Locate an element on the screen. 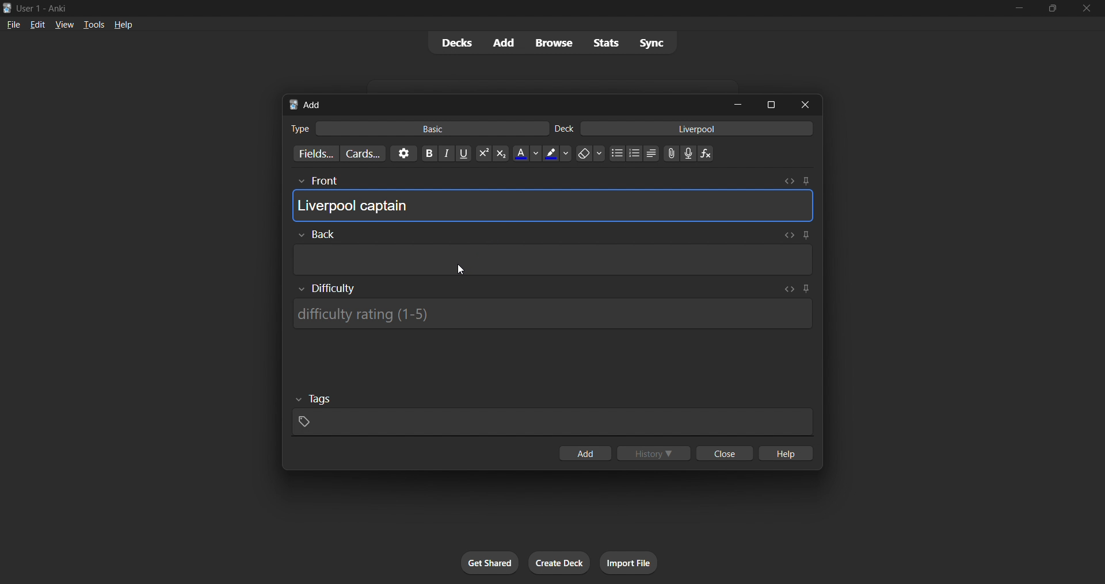 The height and width of the screenshot is (584, 1105). Toggle HTML editor is located at coordinates (790, 289).